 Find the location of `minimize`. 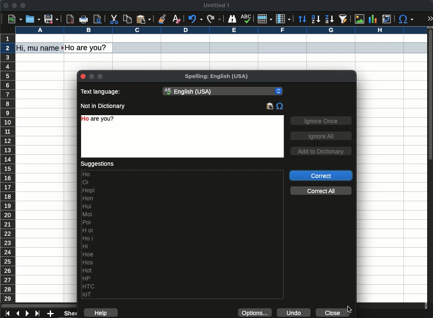

minimize is located at coordinates (14, 5).